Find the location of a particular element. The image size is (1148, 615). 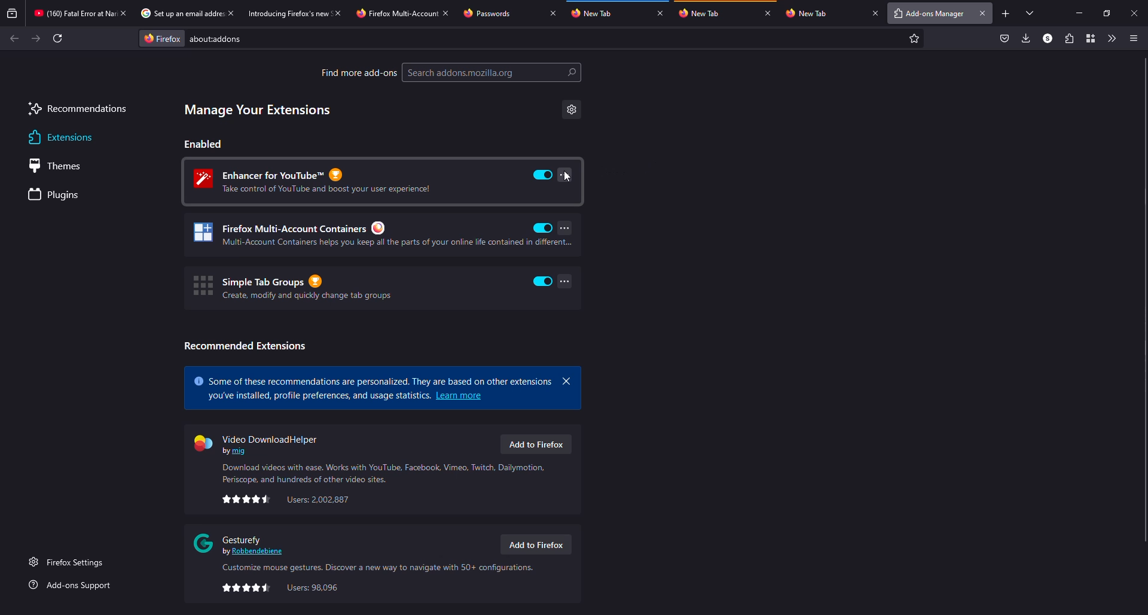

more is located at coordinates (566, 227).